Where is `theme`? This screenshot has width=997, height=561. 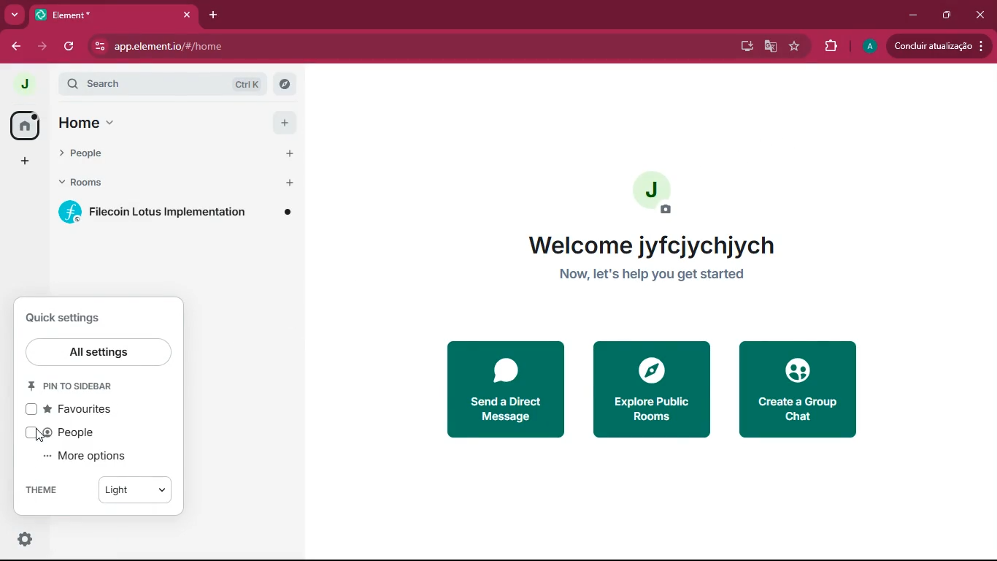
theme is located at coordinates (44, 489).